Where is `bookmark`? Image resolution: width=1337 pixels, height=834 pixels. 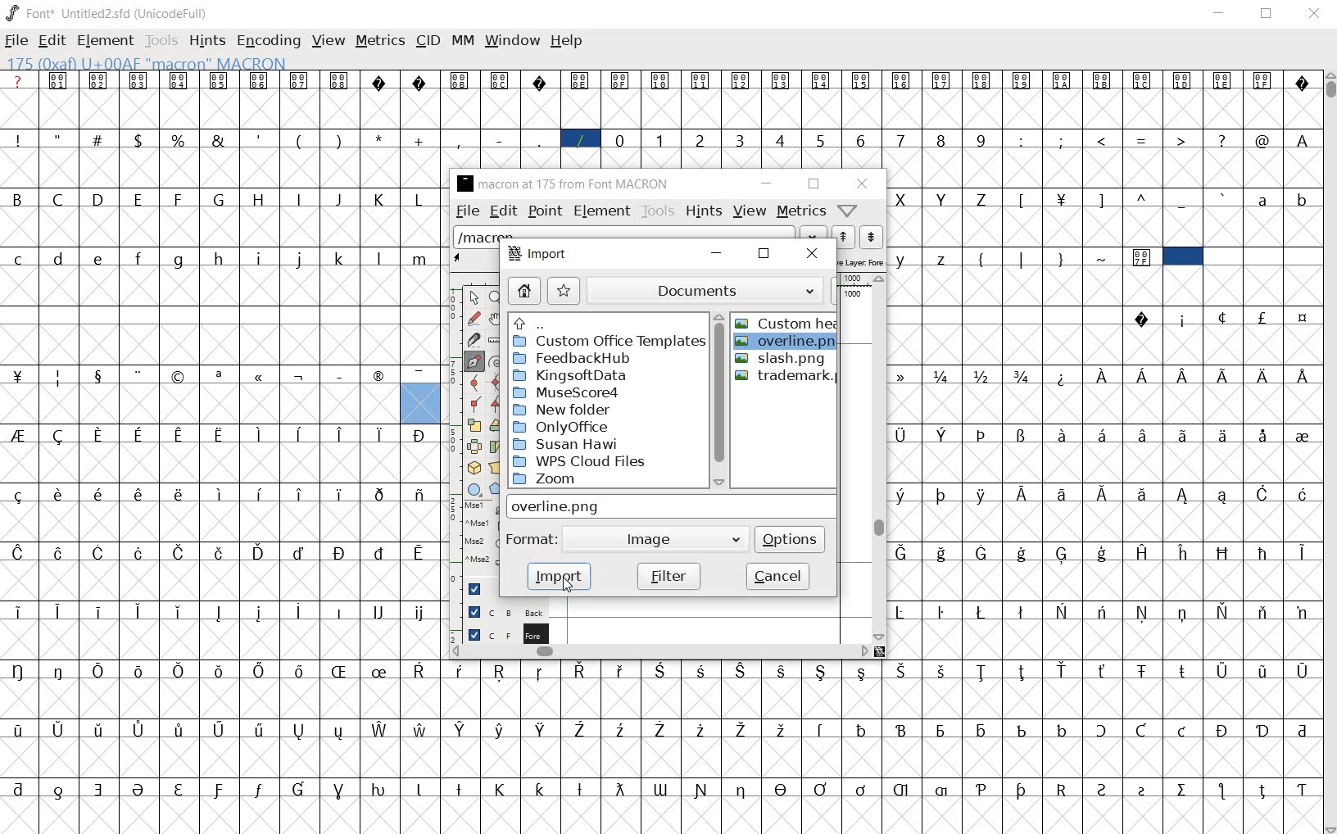 bookmark is located at coordinates (564, 290).